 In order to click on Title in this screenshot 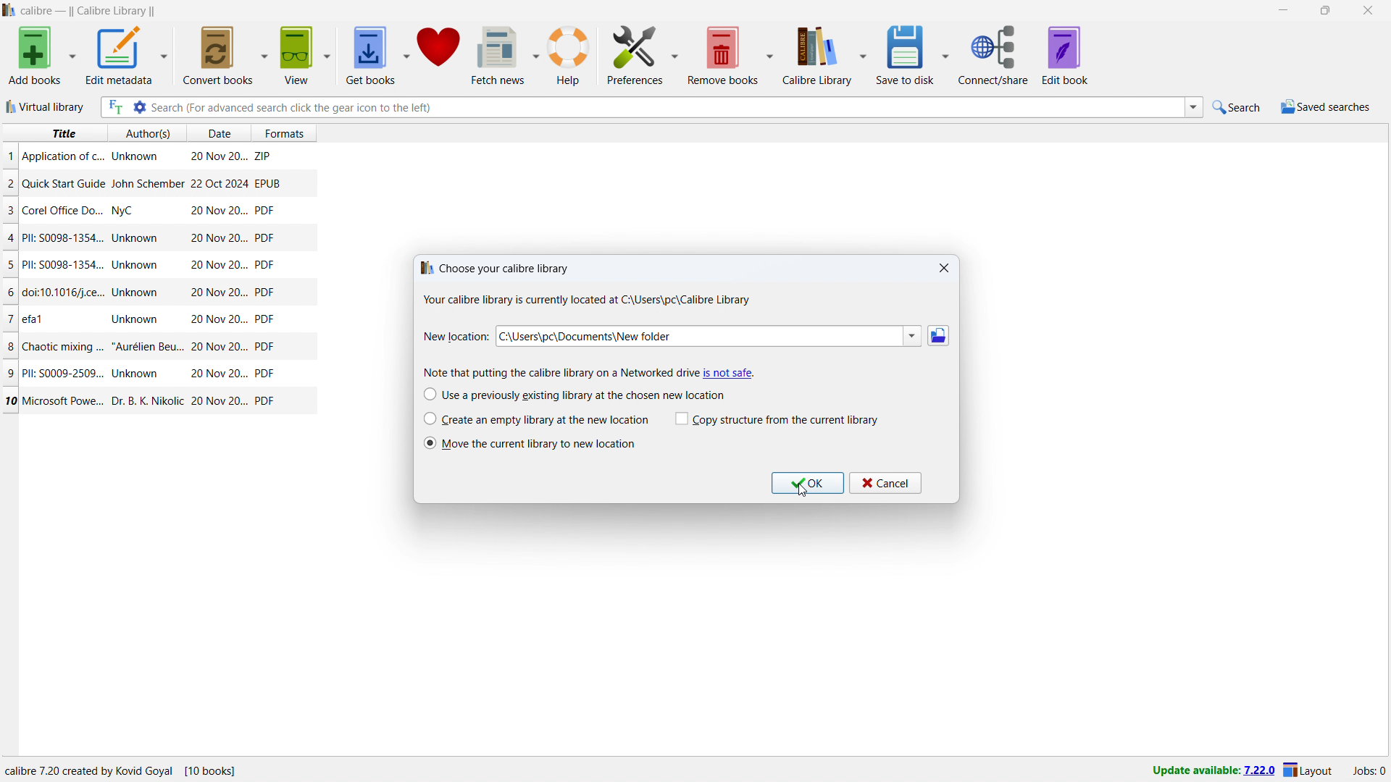, I will do `click(64, 183)`.